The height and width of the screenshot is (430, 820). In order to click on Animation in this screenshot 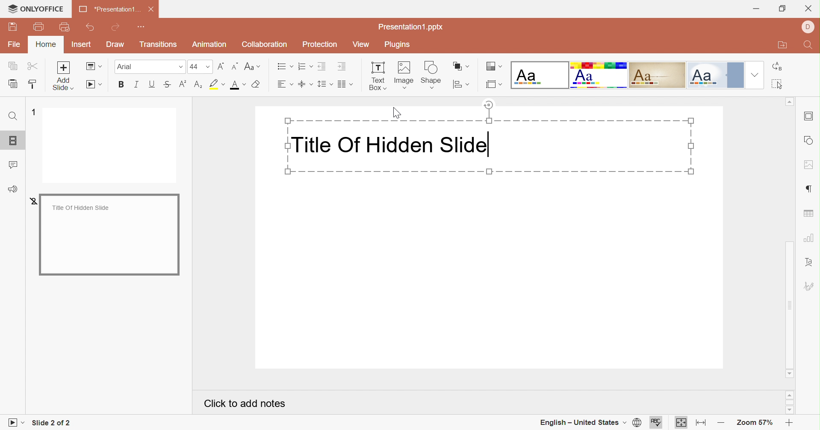, I will do `click(211, 44)`.